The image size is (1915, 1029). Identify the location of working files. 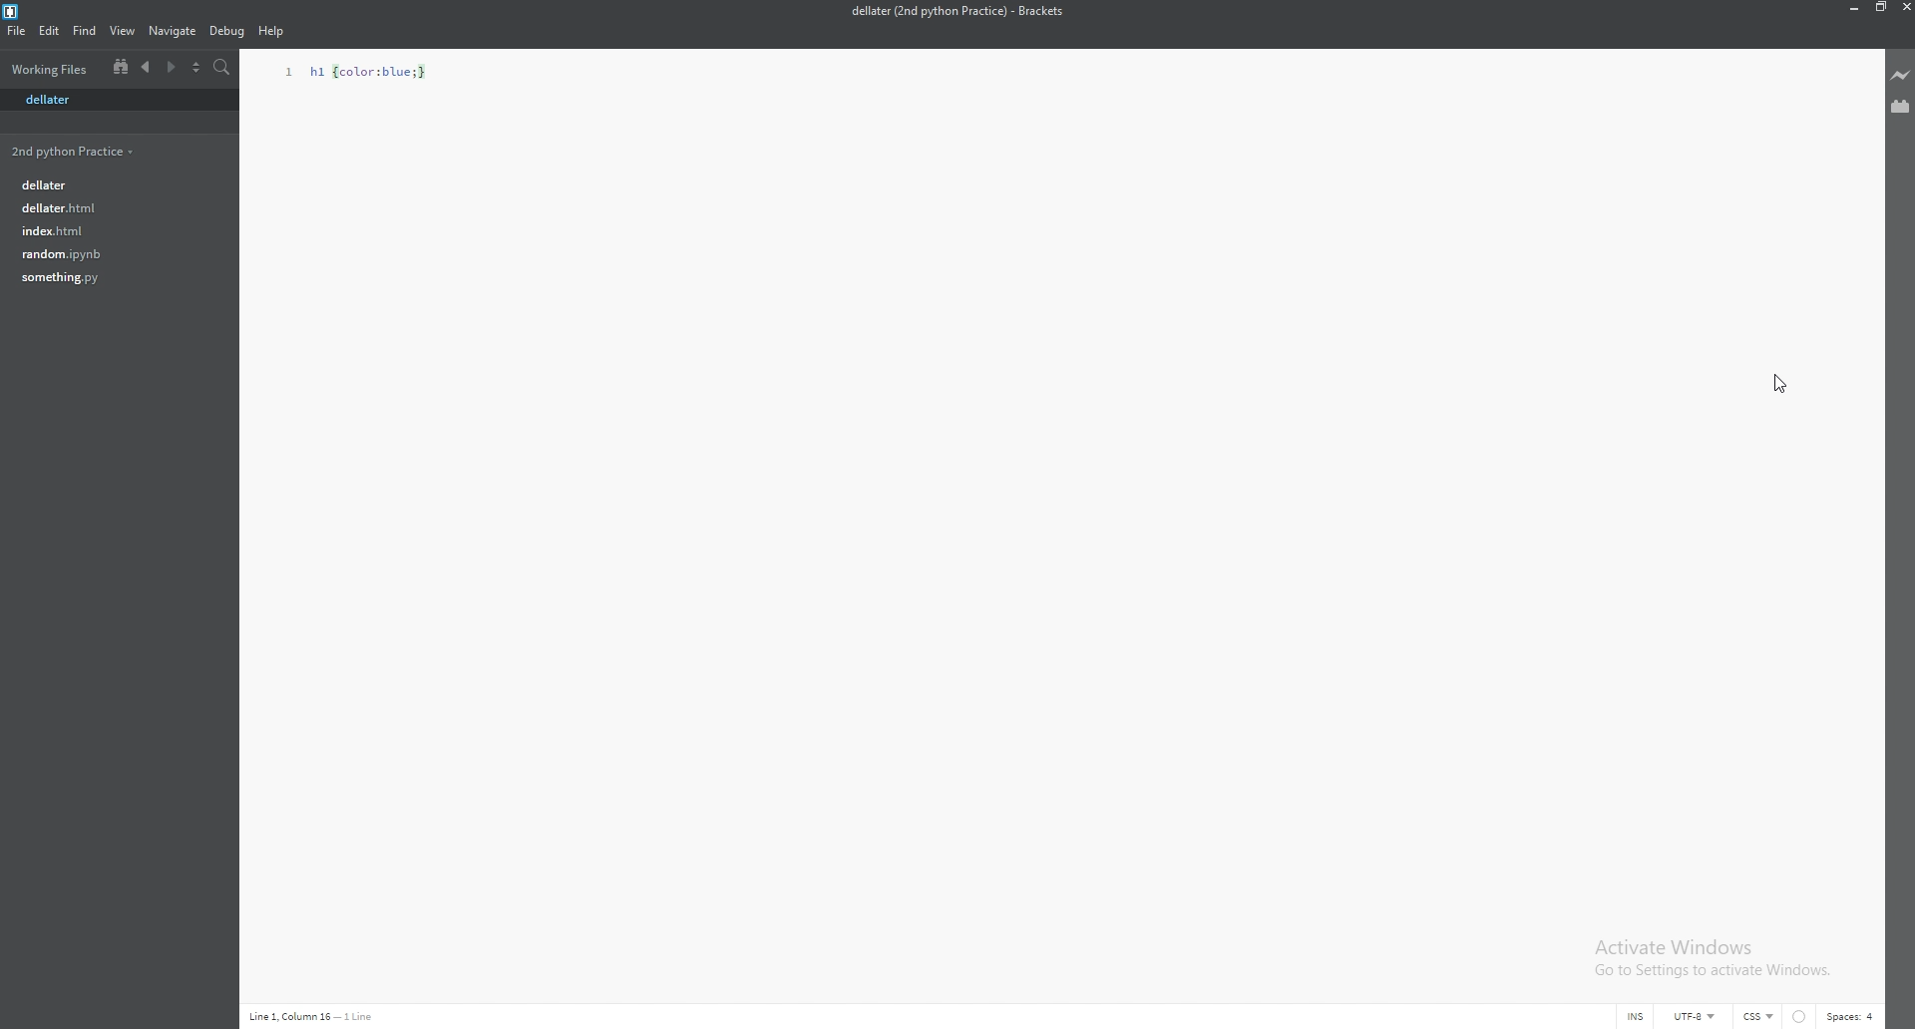
(53, 69).